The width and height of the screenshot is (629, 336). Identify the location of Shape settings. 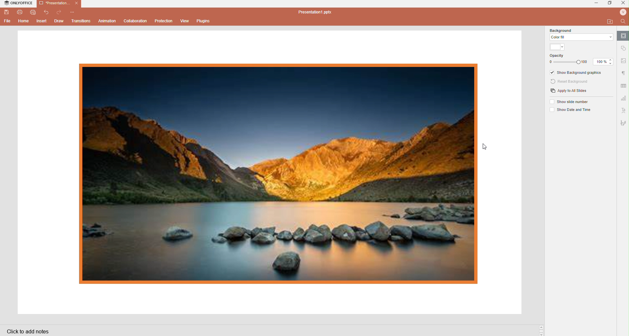
(624, 49).